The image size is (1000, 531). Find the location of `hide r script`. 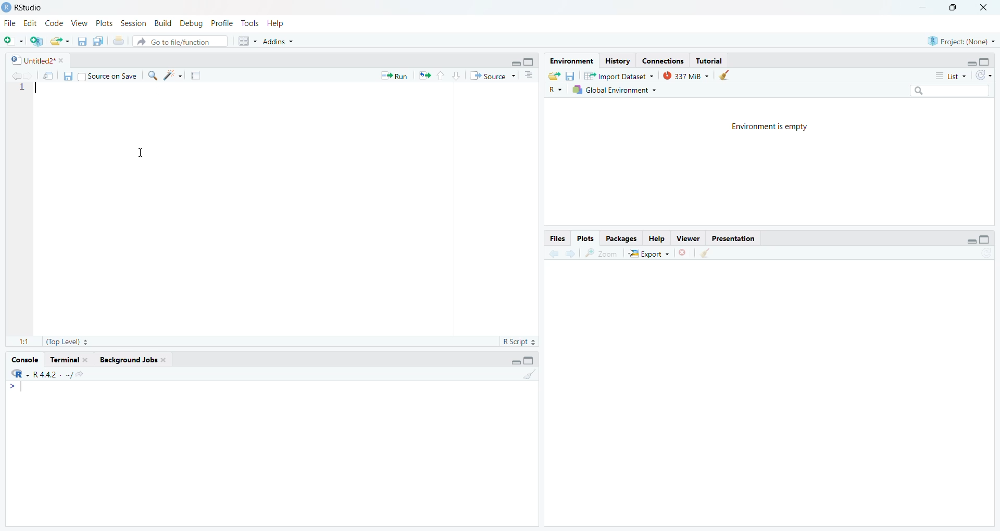

hide r script is located at coordinates (970, 60).